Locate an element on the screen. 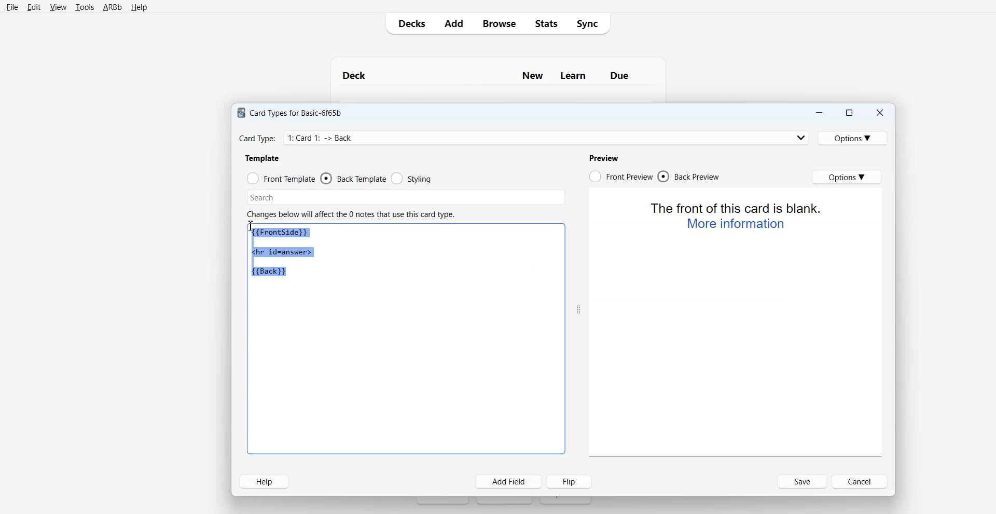 The width and height of the screenshot is (996, 514). Text 4 is located at coordinates (606, 157).